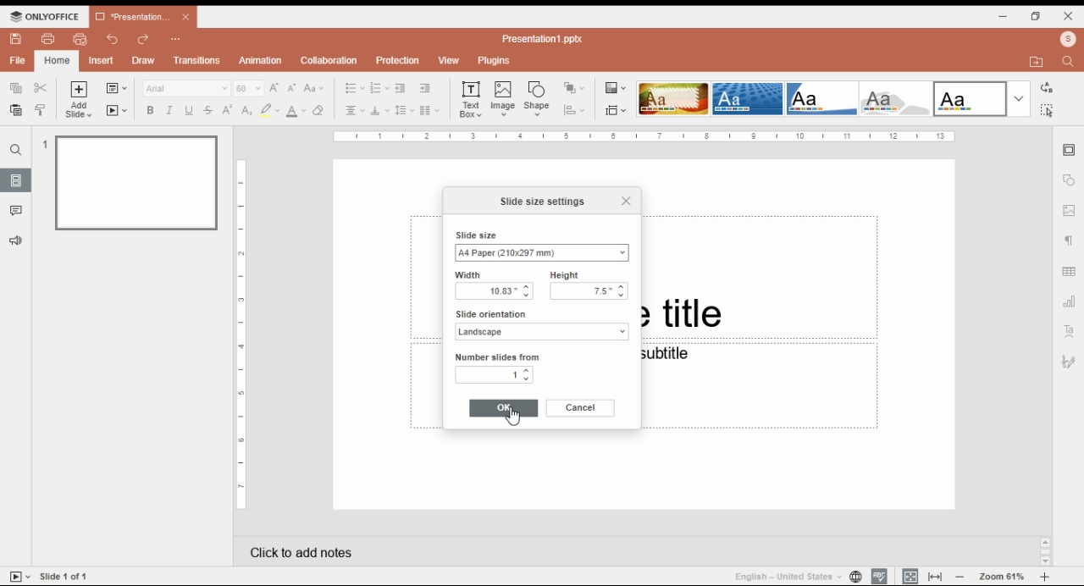 The height and width of the screenshot is (586, 1084). What do you see at coordinates (102, 61) in the screenshot?
I see `insert` at bounding box center [102, 61].